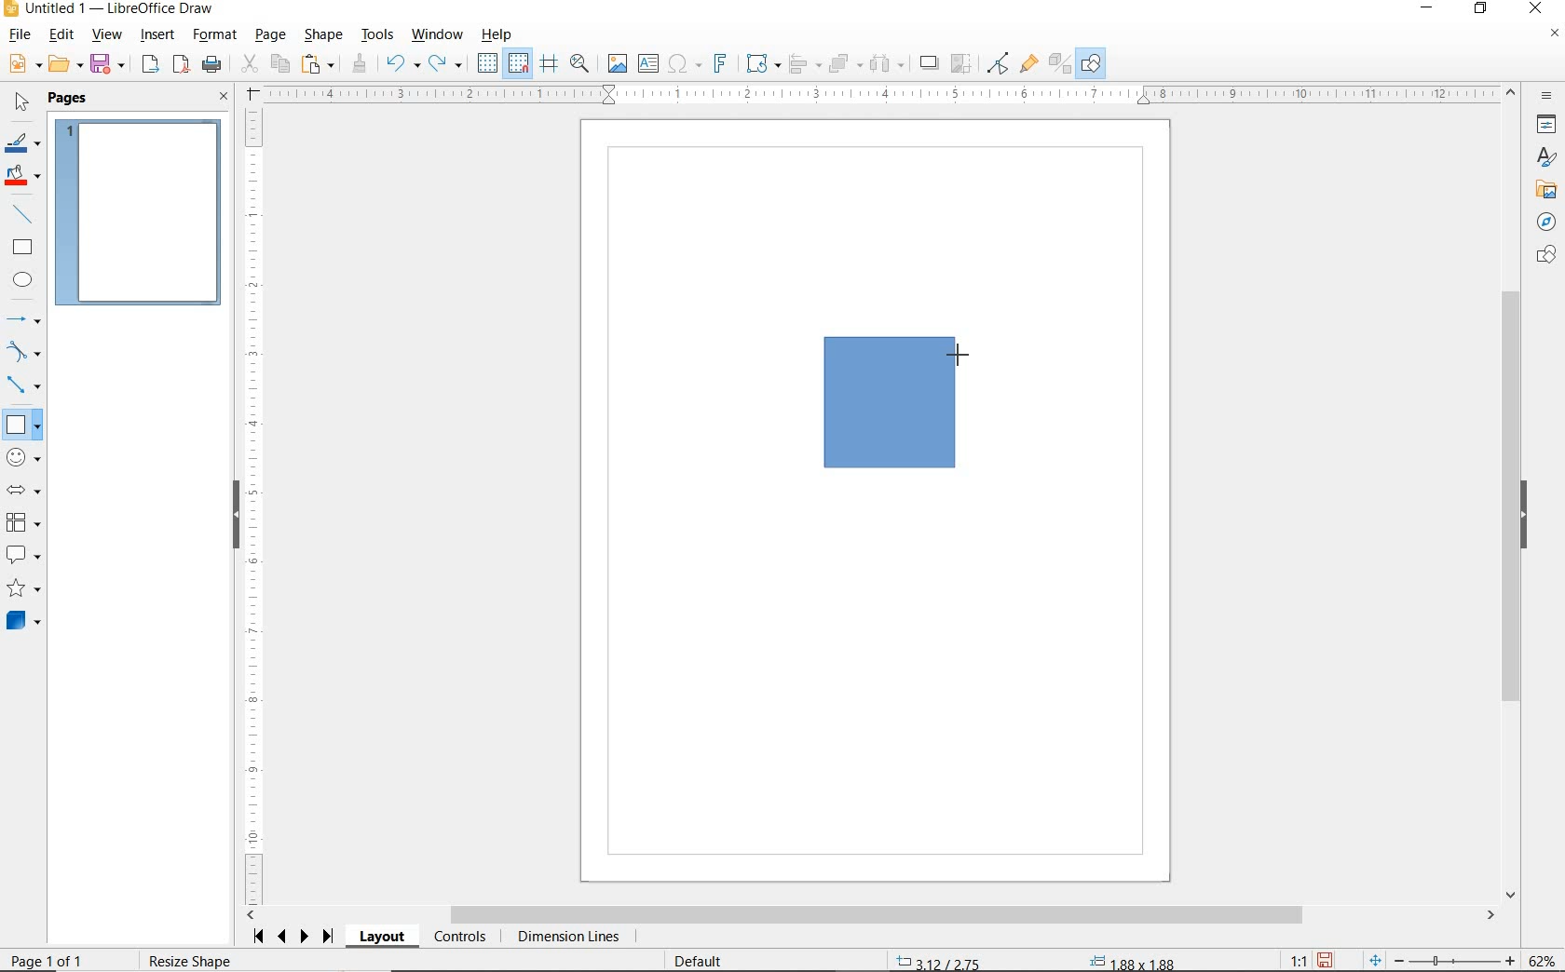 This screenshot has width=1565, height=972. I want to click on CLOSE, so click(225, 98).